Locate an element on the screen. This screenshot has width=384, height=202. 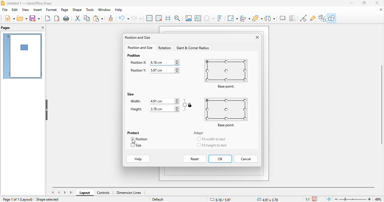
shape is located at coordinates (77, 10).